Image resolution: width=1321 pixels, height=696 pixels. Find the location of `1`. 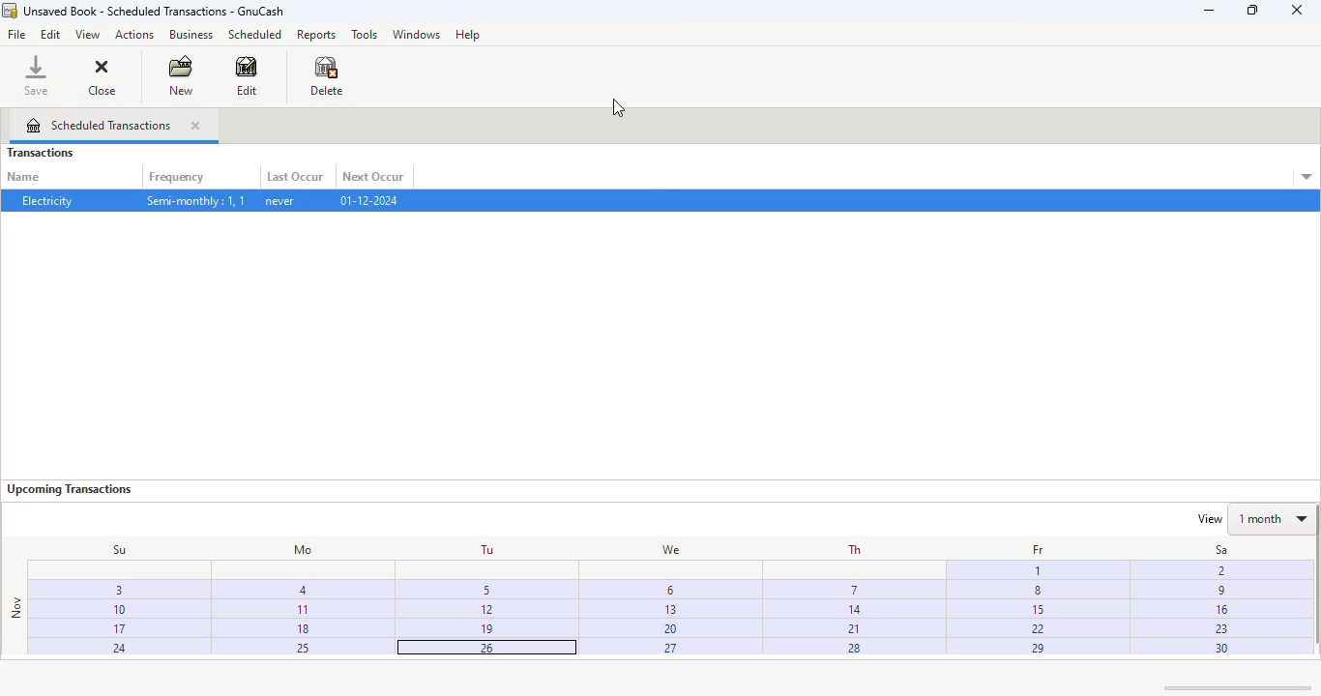

1 is located at coordinates (1036, 571).